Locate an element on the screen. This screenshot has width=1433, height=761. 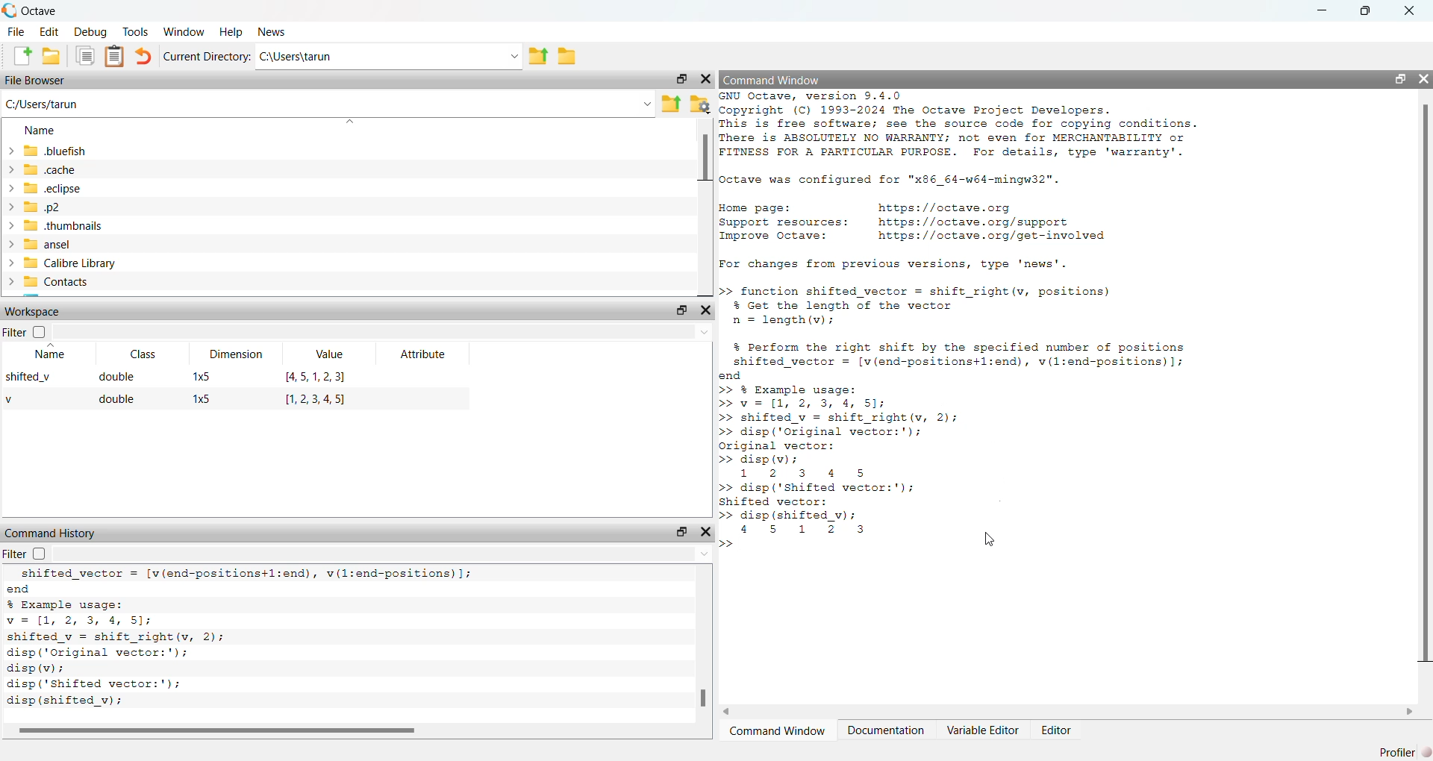
move right is located at coordinates (1408, 712).